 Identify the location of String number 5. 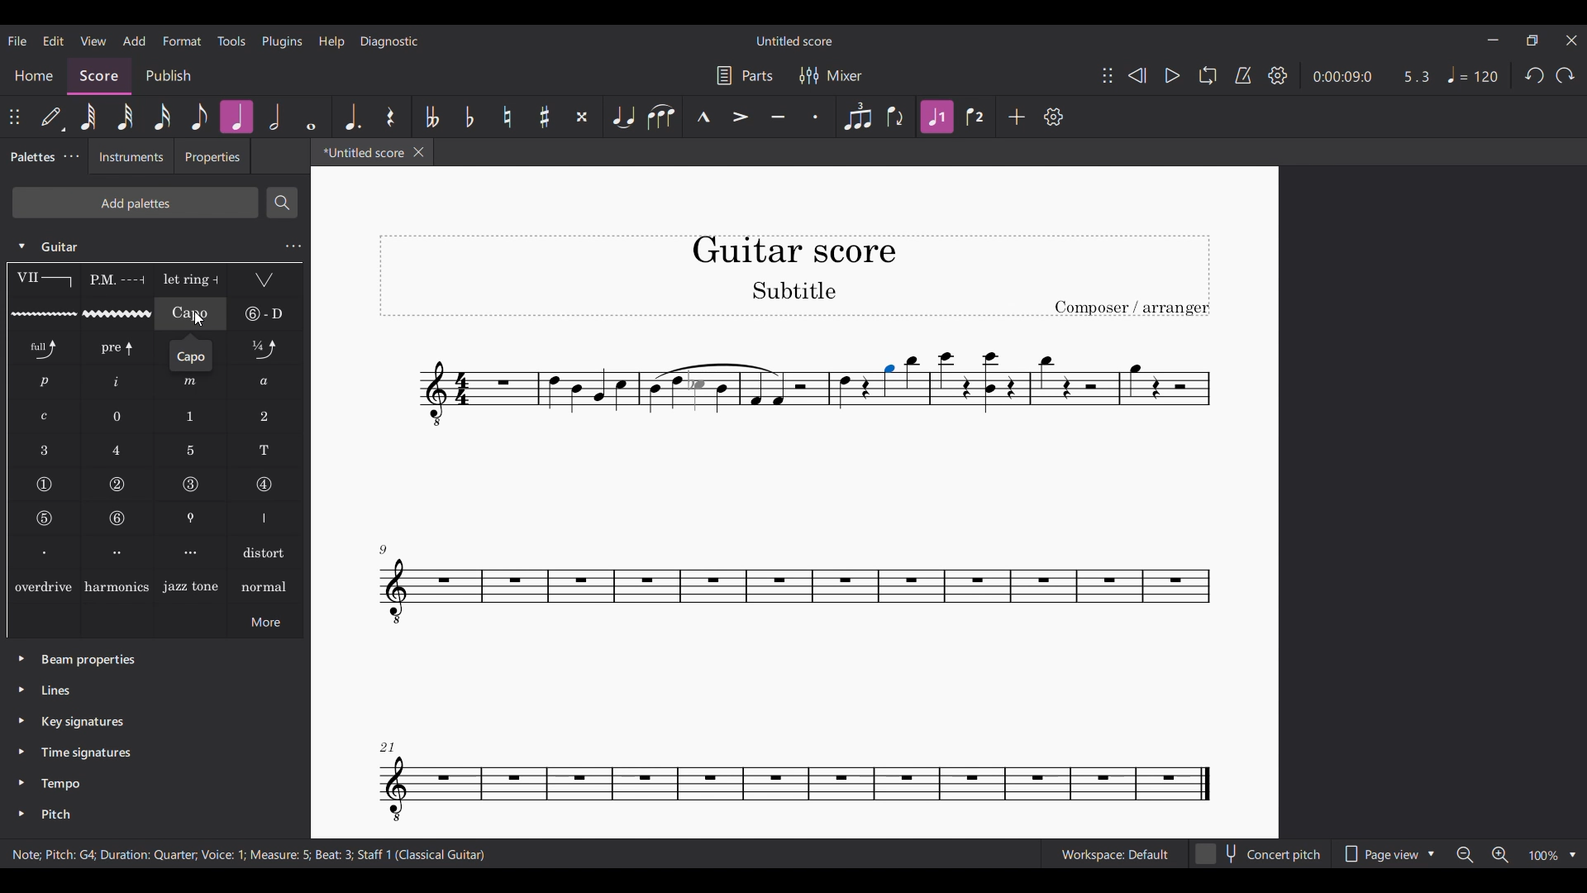
(45, 518).